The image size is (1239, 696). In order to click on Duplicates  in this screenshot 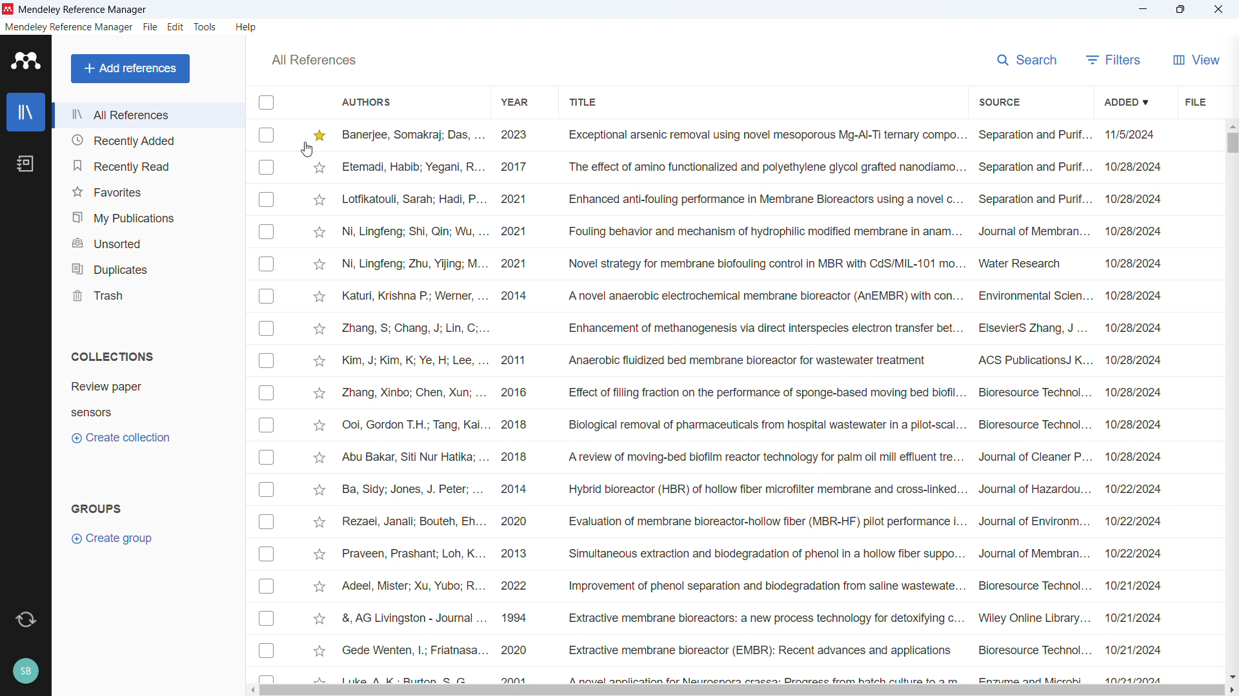, I will do `click(149, 266)`.